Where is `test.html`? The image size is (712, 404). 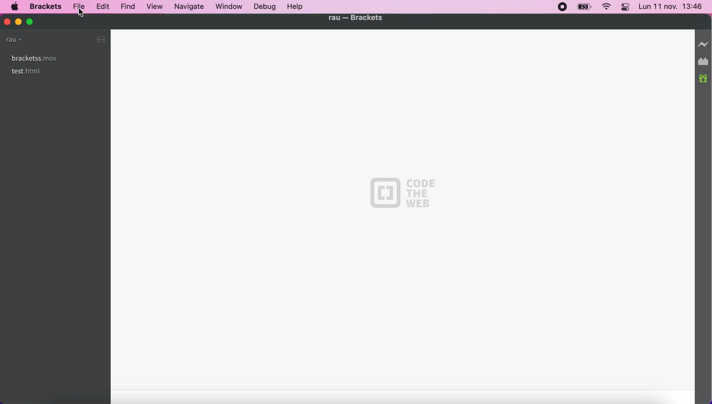 test.html is located at coordinates (31, 71).